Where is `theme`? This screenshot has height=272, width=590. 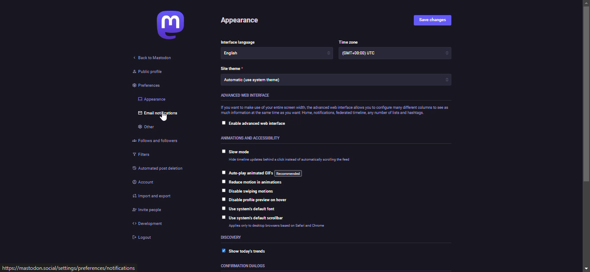 theme is located at coordinates (271, 81).